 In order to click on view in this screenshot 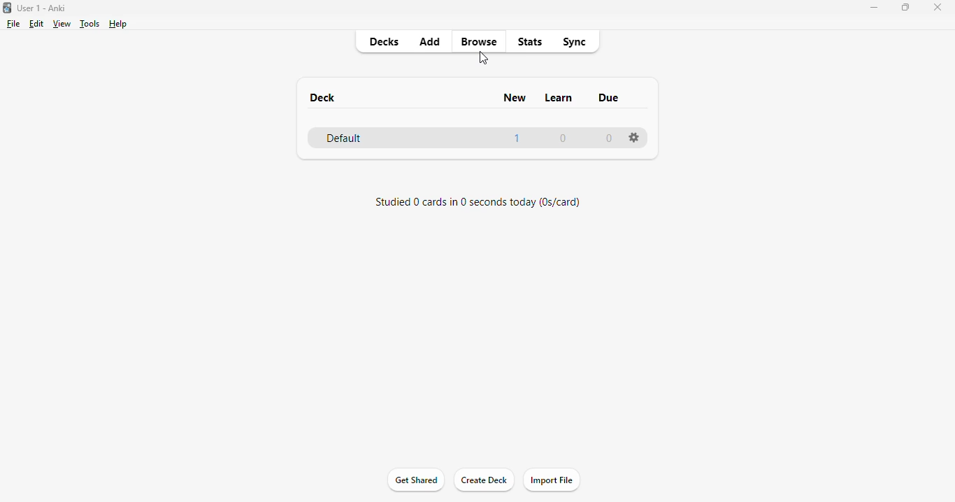, I will do `click(62, 23)`.